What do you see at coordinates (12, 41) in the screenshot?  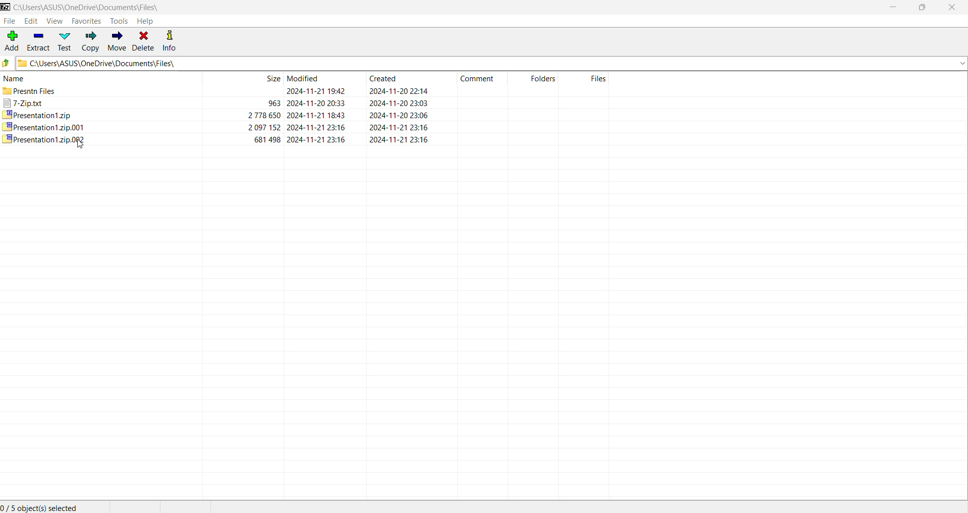 I see `Add` at bounding box center [12, 41].